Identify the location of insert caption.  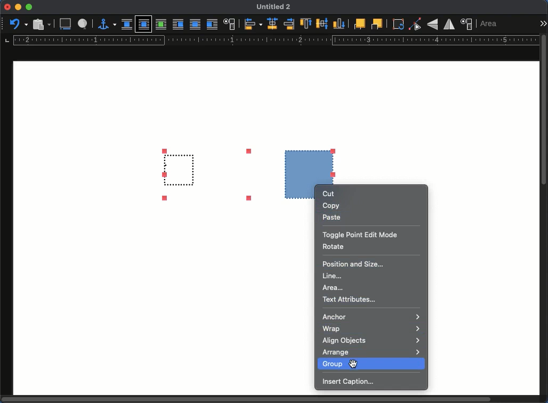
(66, 24).